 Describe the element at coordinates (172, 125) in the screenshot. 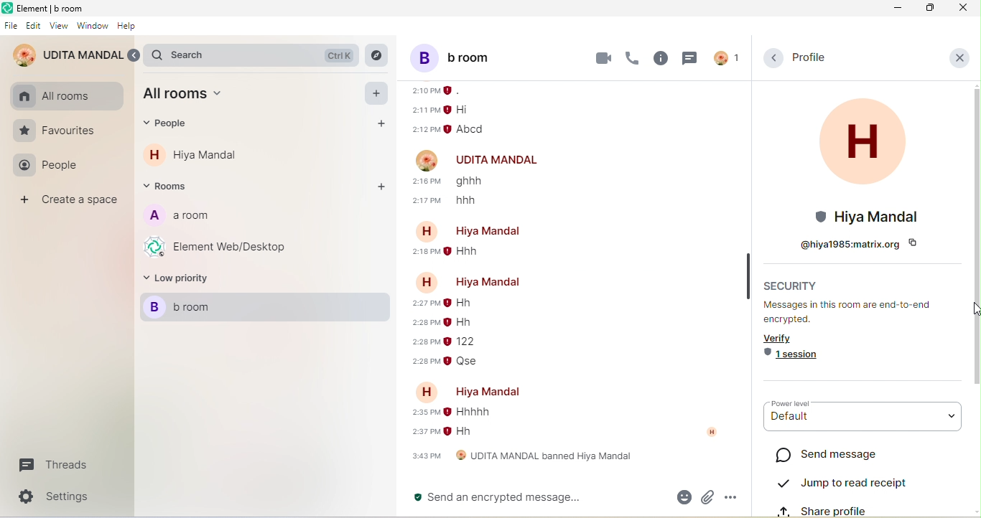

I see `people` at that location.